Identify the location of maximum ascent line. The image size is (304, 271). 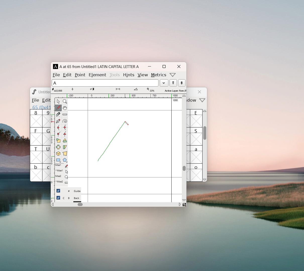
(125, 110).